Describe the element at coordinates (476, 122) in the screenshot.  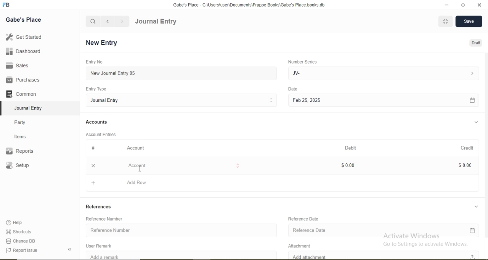
I see `collapse/expand` at that location.